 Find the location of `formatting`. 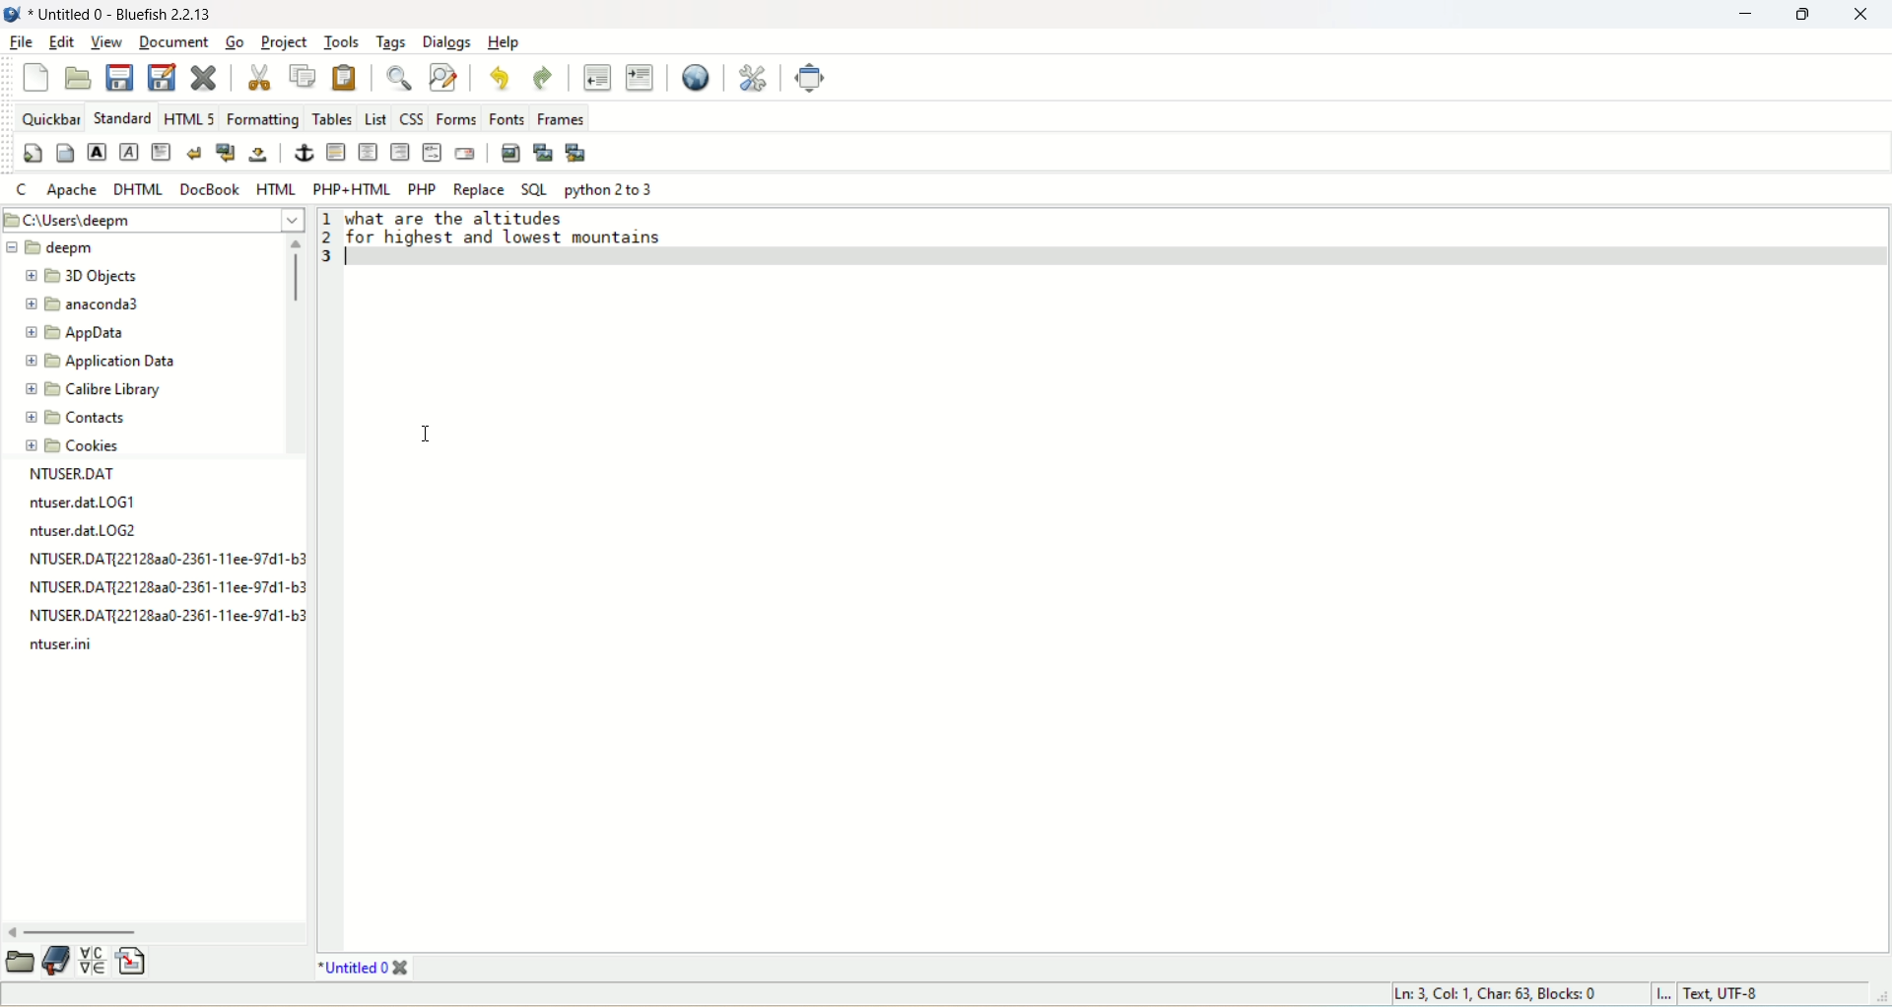

formatting is located at coordinates (260, 116).